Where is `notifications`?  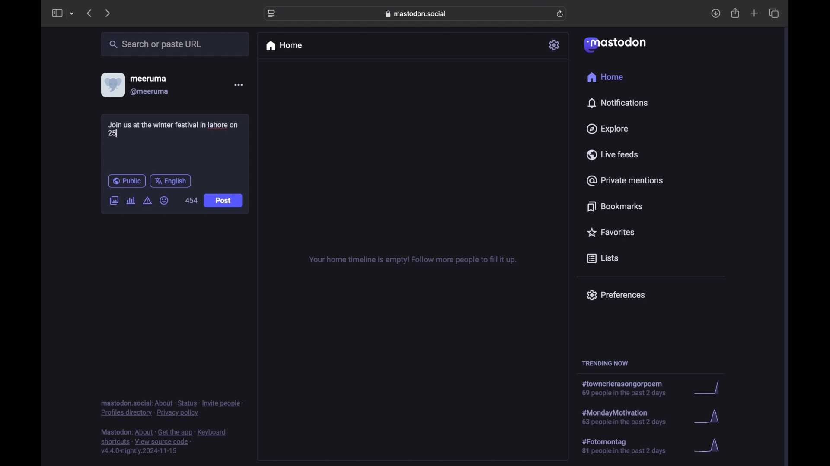 notifications is located at coordinates (617, 103).